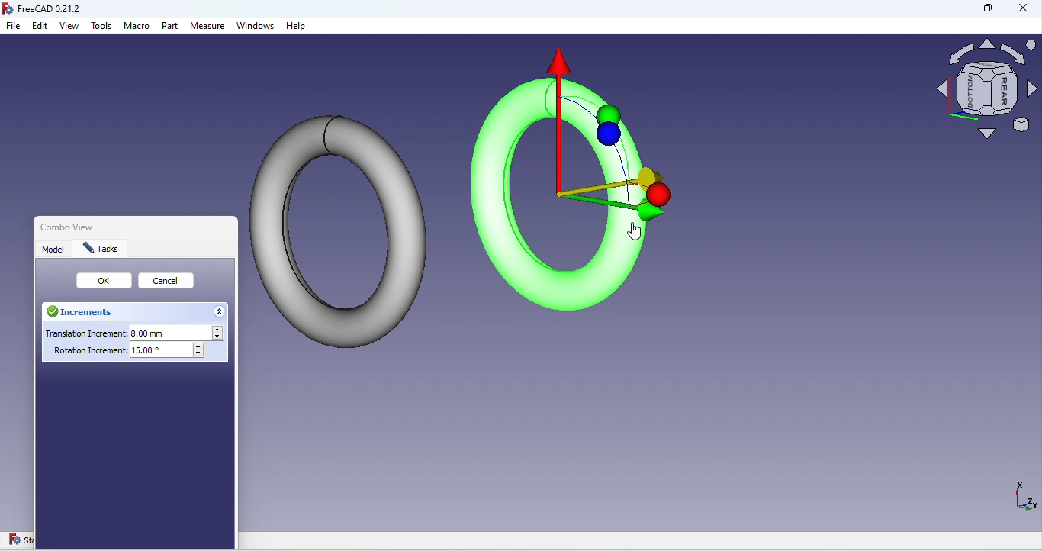 This screenshot has width=1042, height=551. I want to click on Macro, so click(137, 28).